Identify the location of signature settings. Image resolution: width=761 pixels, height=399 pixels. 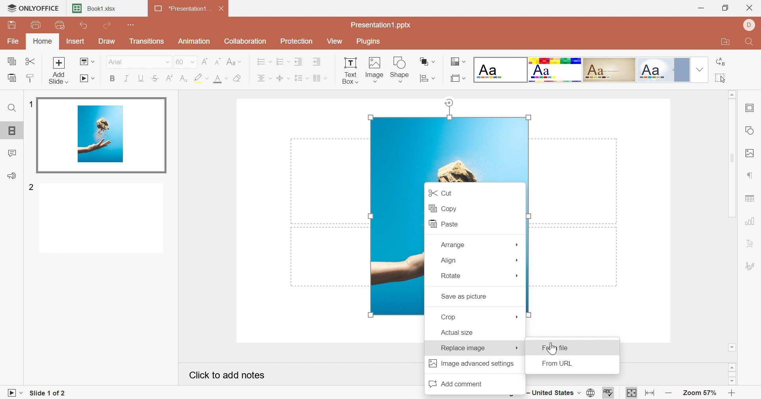
(752, 267).